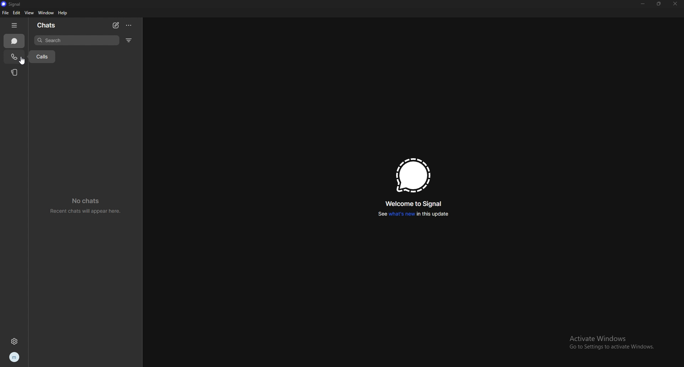  Describe the element at coordinates (43, 56) in the screenshot. I see `calls` at that location.